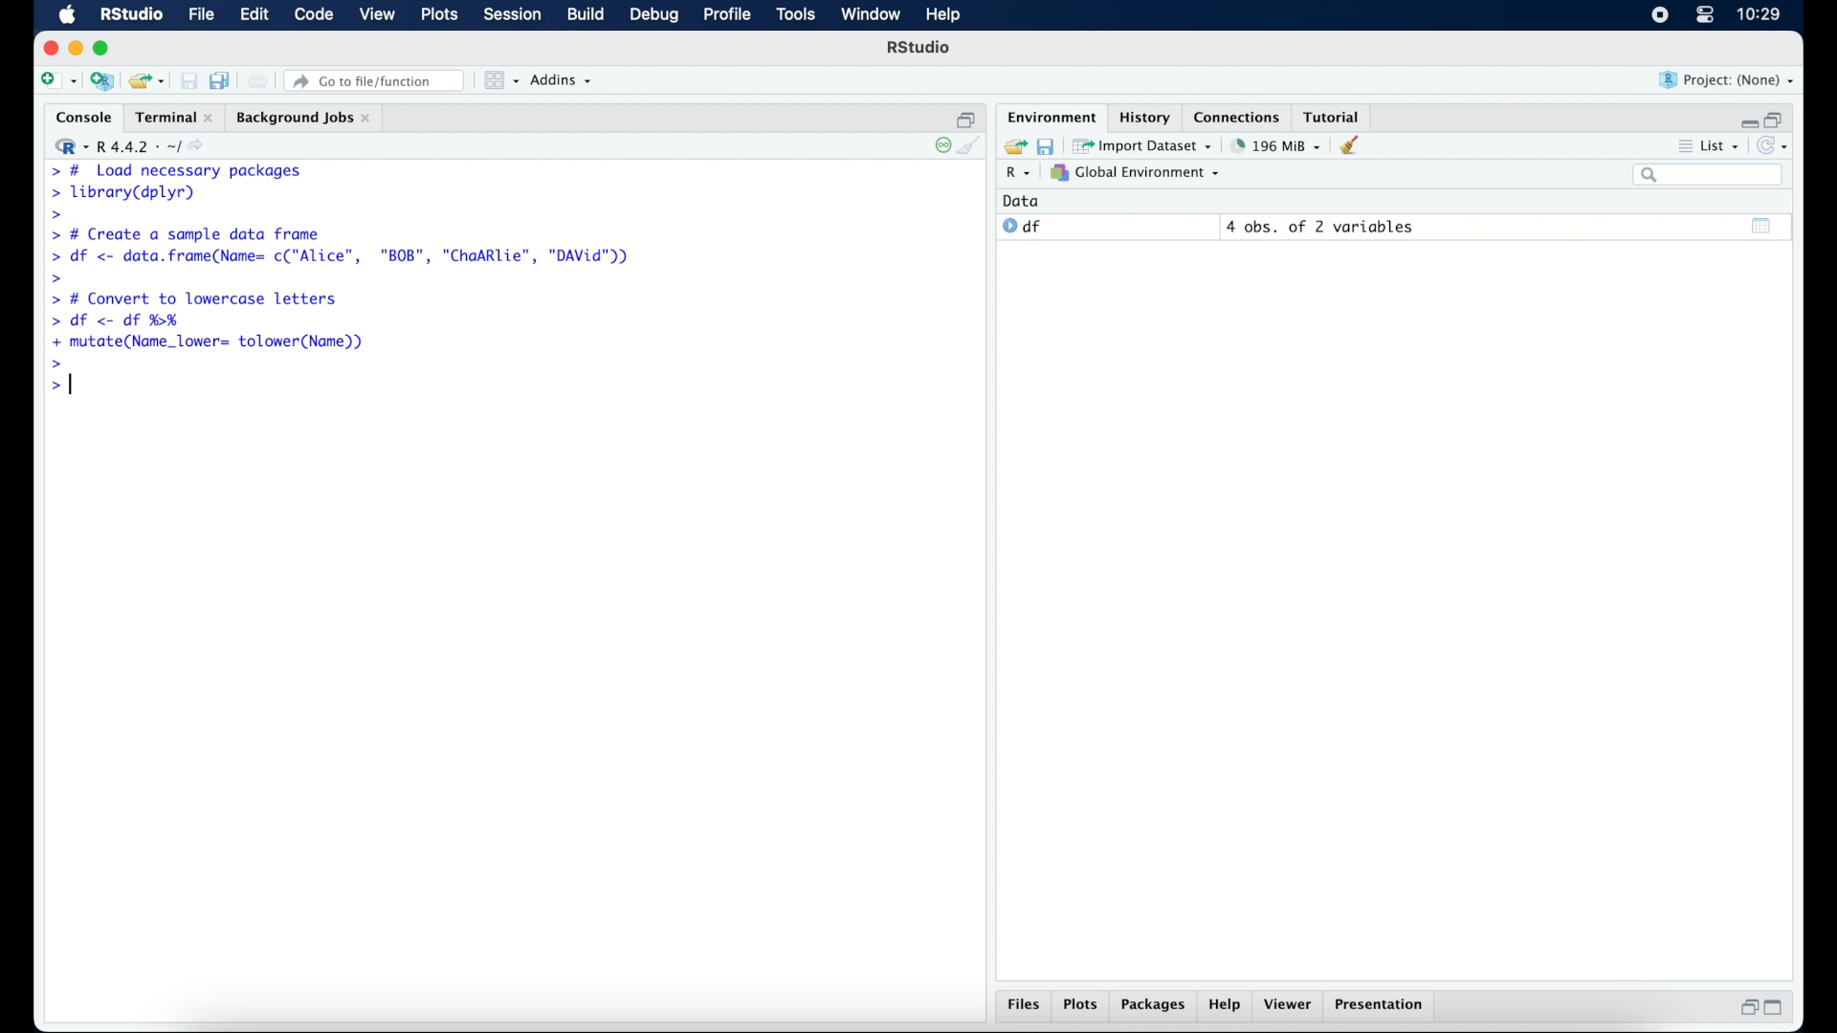  Describe the element at coordinates (1022, 200) in the screenshot. I see `date` at that location.